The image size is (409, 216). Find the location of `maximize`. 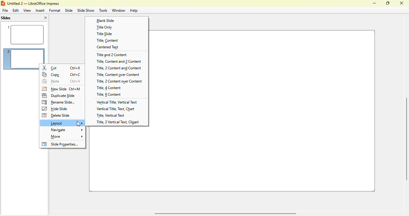

maximize is located at coordinates (388, 3).